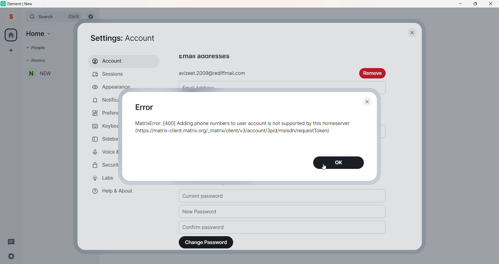 The width and height of the screenshot is (499, 264). I want to click on People, so click(51, 47).